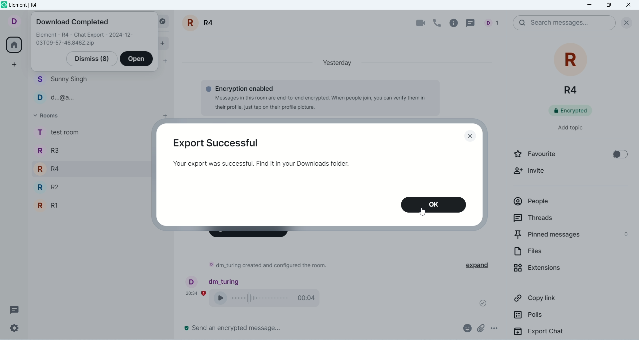 This screenshot has width=639, height=340. I want to click on threads, so click(473, 22).